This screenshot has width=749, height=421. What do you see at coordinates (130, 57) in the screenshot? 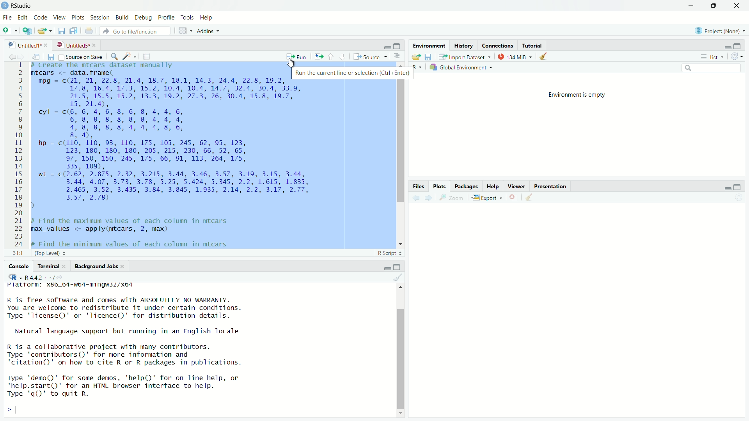
I see `spark` at bounding box center [130, 57].